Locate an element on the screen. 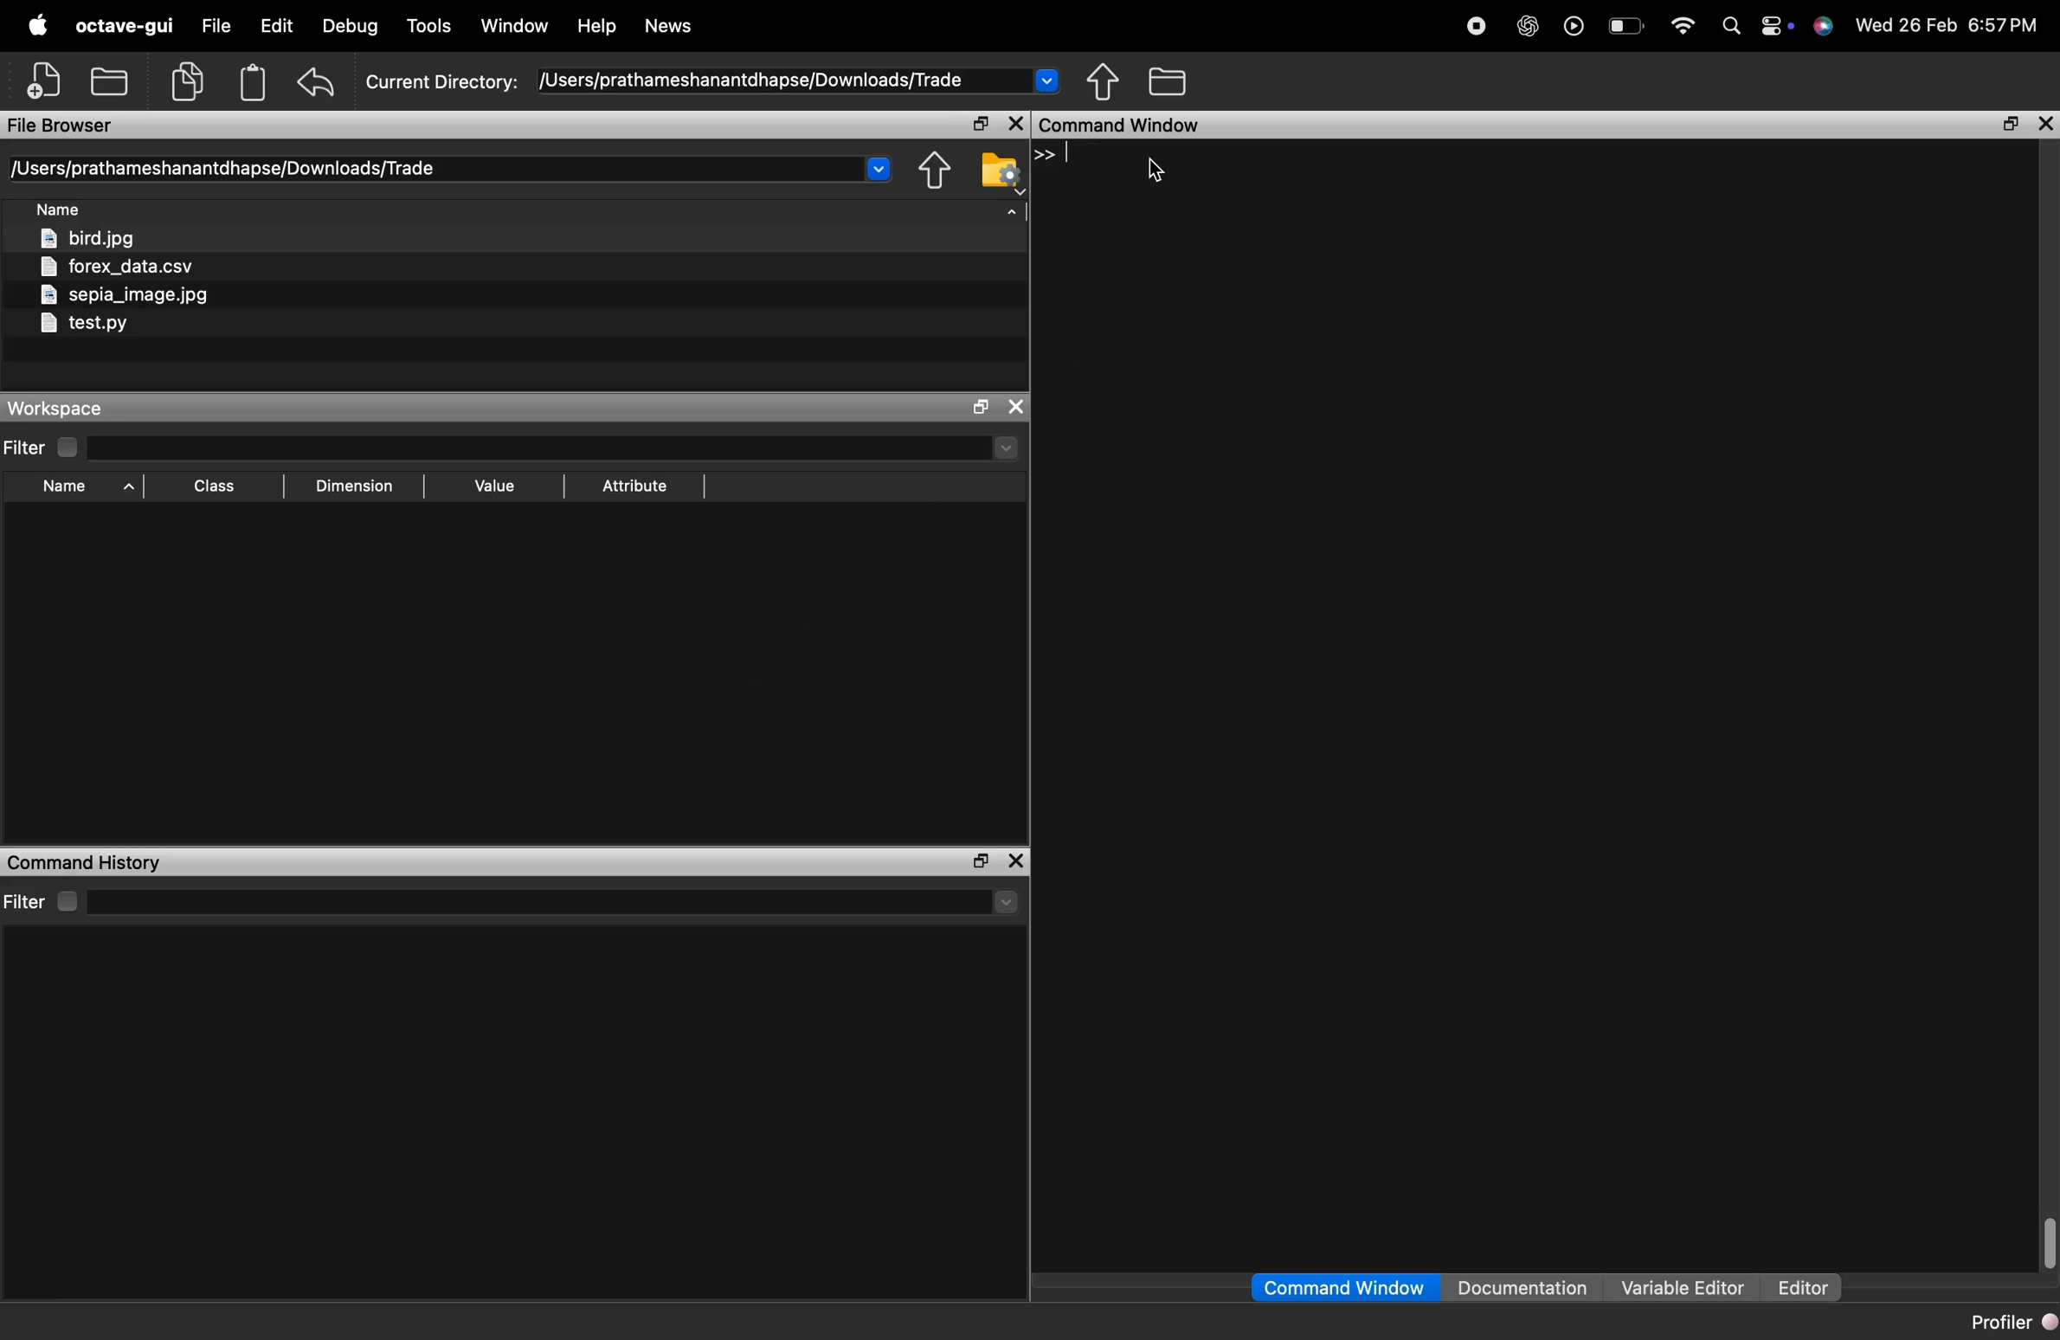 The height and width of the screenshot is (1340, 2060). edit is located at coordinates (278, 26).